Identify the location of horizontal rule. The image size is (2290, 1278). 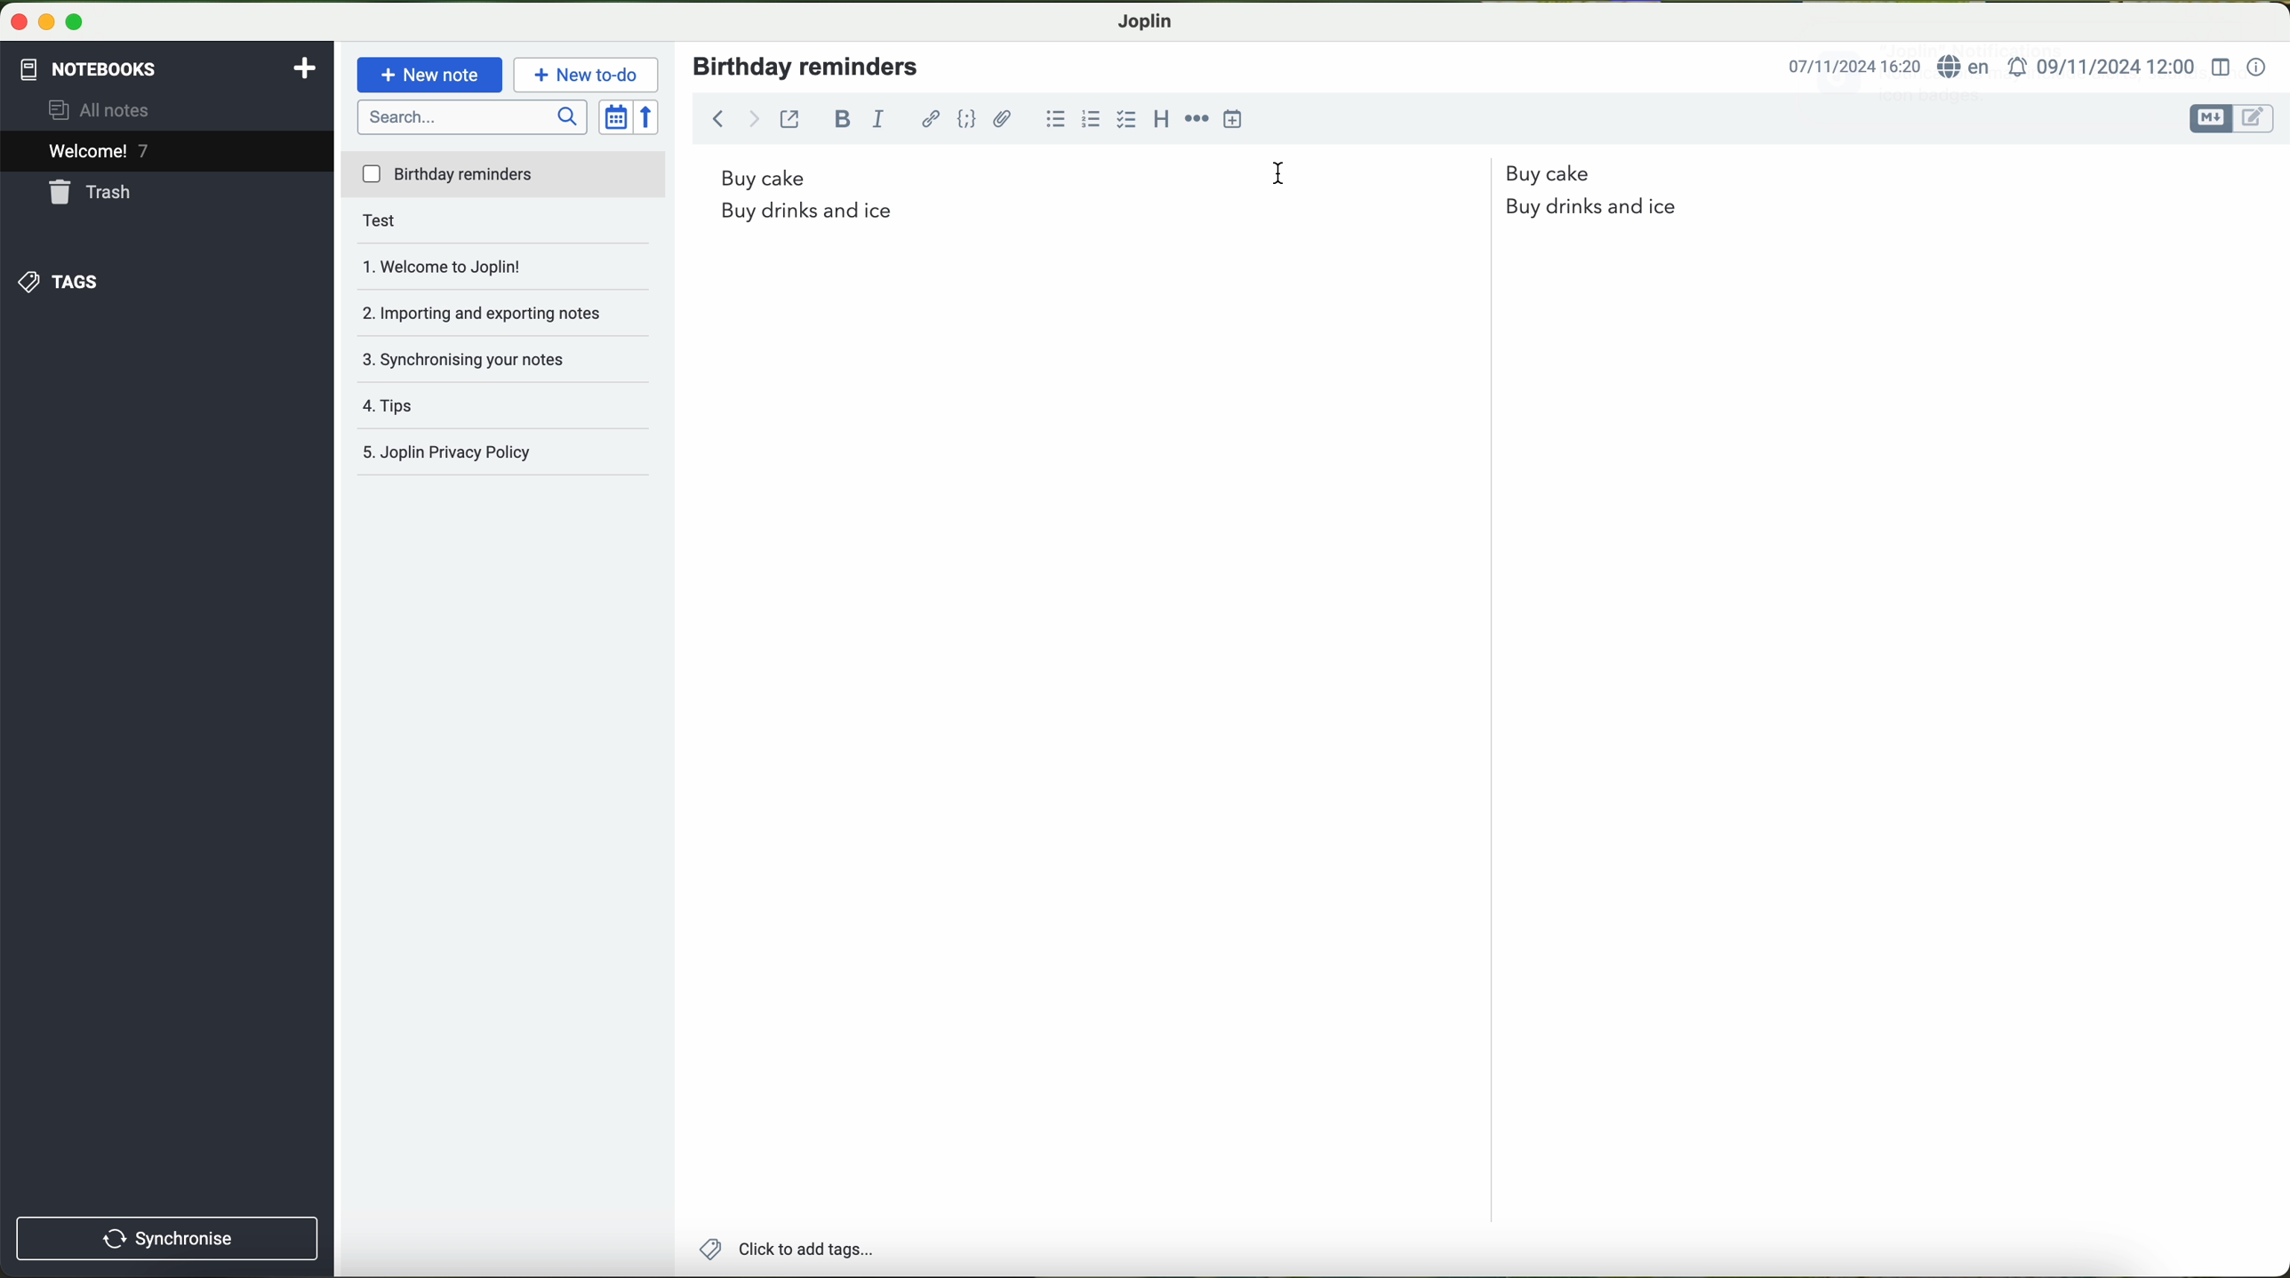
(1197, 119).